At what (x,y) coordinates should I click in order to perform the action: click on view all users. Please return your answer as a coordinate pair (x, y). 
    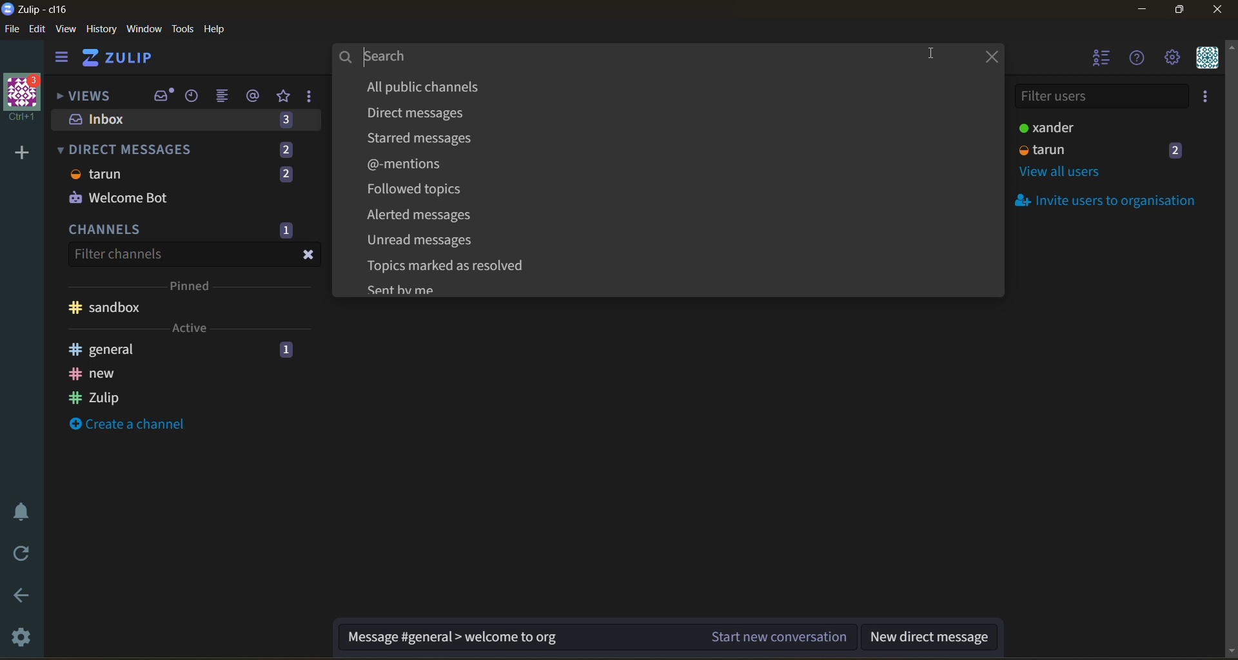
    Looking at the image, I should click on (1063, 173).